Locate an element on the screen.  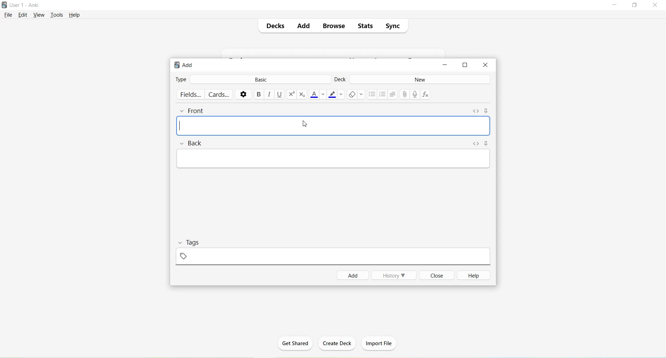
User 1 - Anki is located at coordinates (25, 5).